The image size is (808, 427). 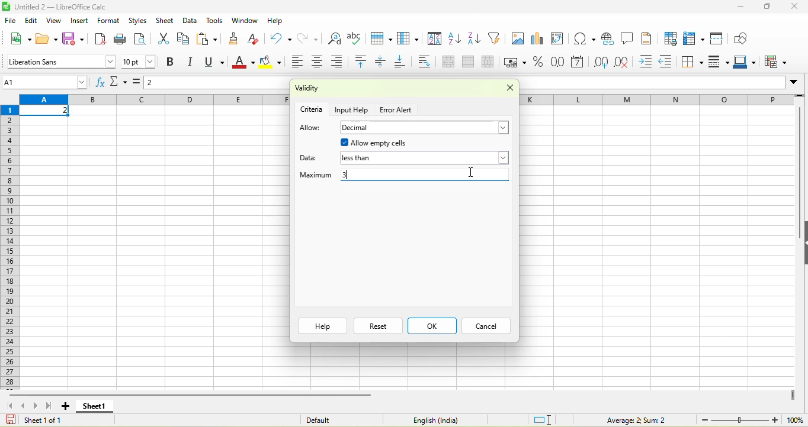 What do you see at coordinates (243, 63) in the screenshot?
I see `font color` at bounding box center [243, 63].